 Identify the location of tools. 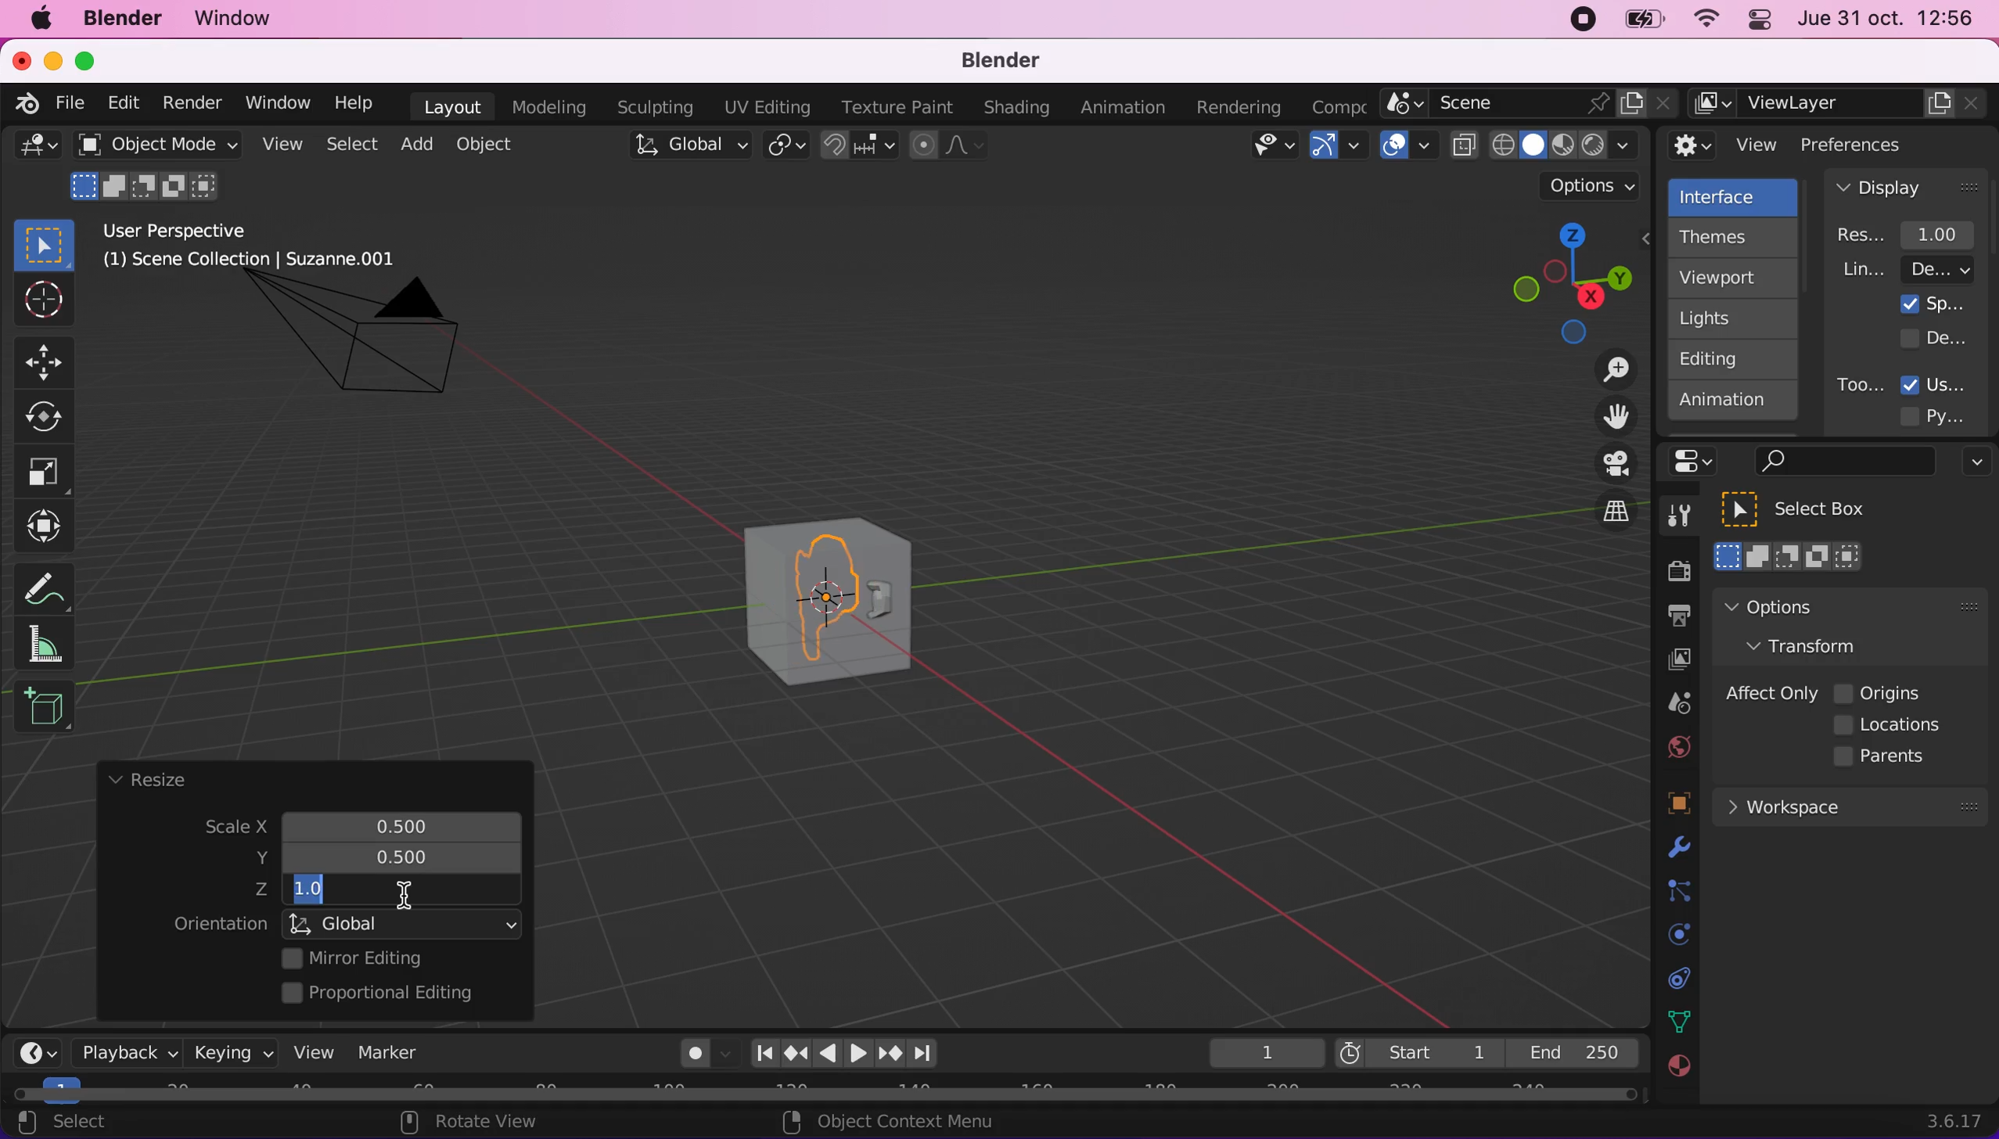
(1670, 519).